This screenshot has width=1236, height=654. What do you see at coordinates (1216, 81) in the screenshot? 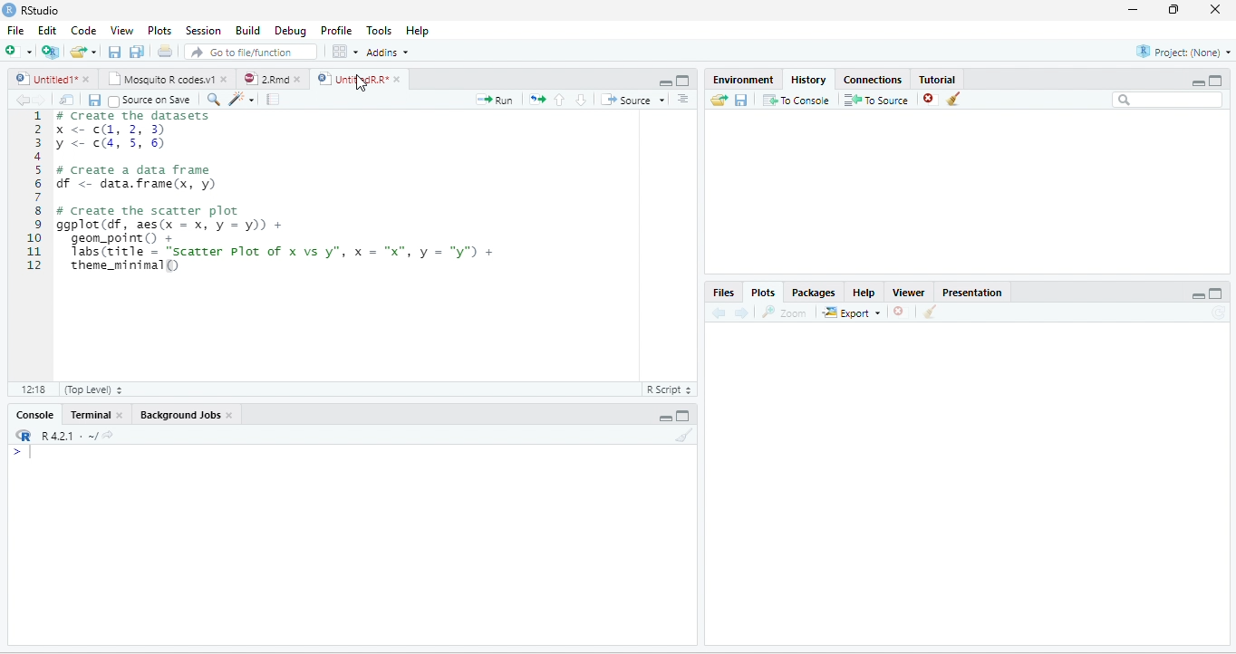
I see `Maximize` at bounding box center [1216, 81].